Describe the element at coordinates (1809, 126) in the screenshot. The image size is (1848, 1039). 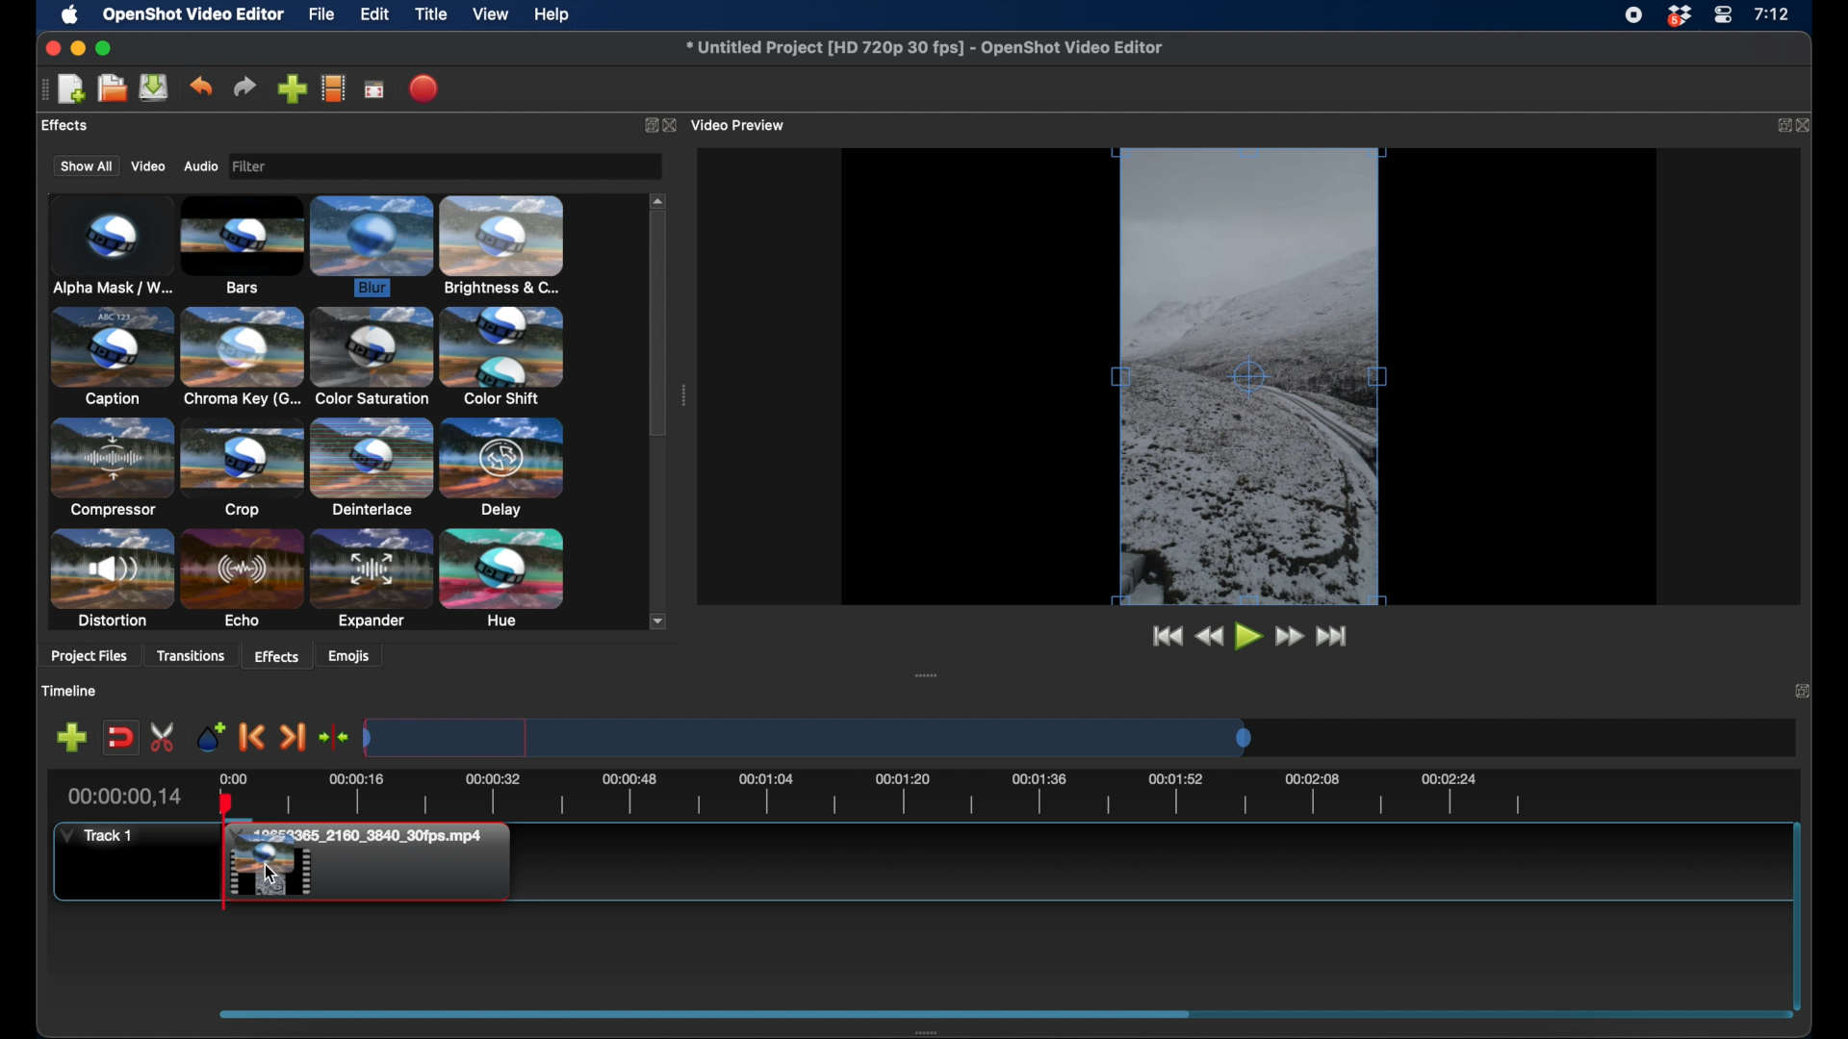
I see `close` at that location.